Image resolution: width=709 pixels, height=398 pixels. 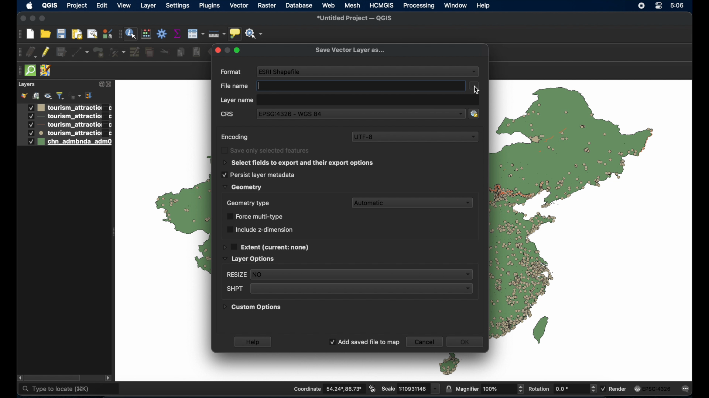 I want to click on mesh, so click(x=352, y=6).